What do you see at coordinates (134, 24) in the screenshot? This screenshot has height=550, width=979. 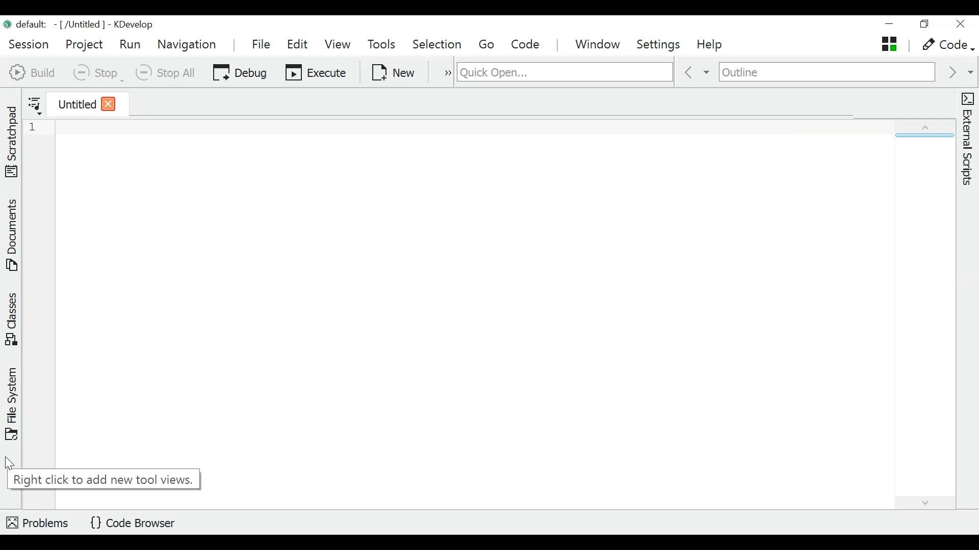 I see `KDevelop` at bounding box center [134, 24].